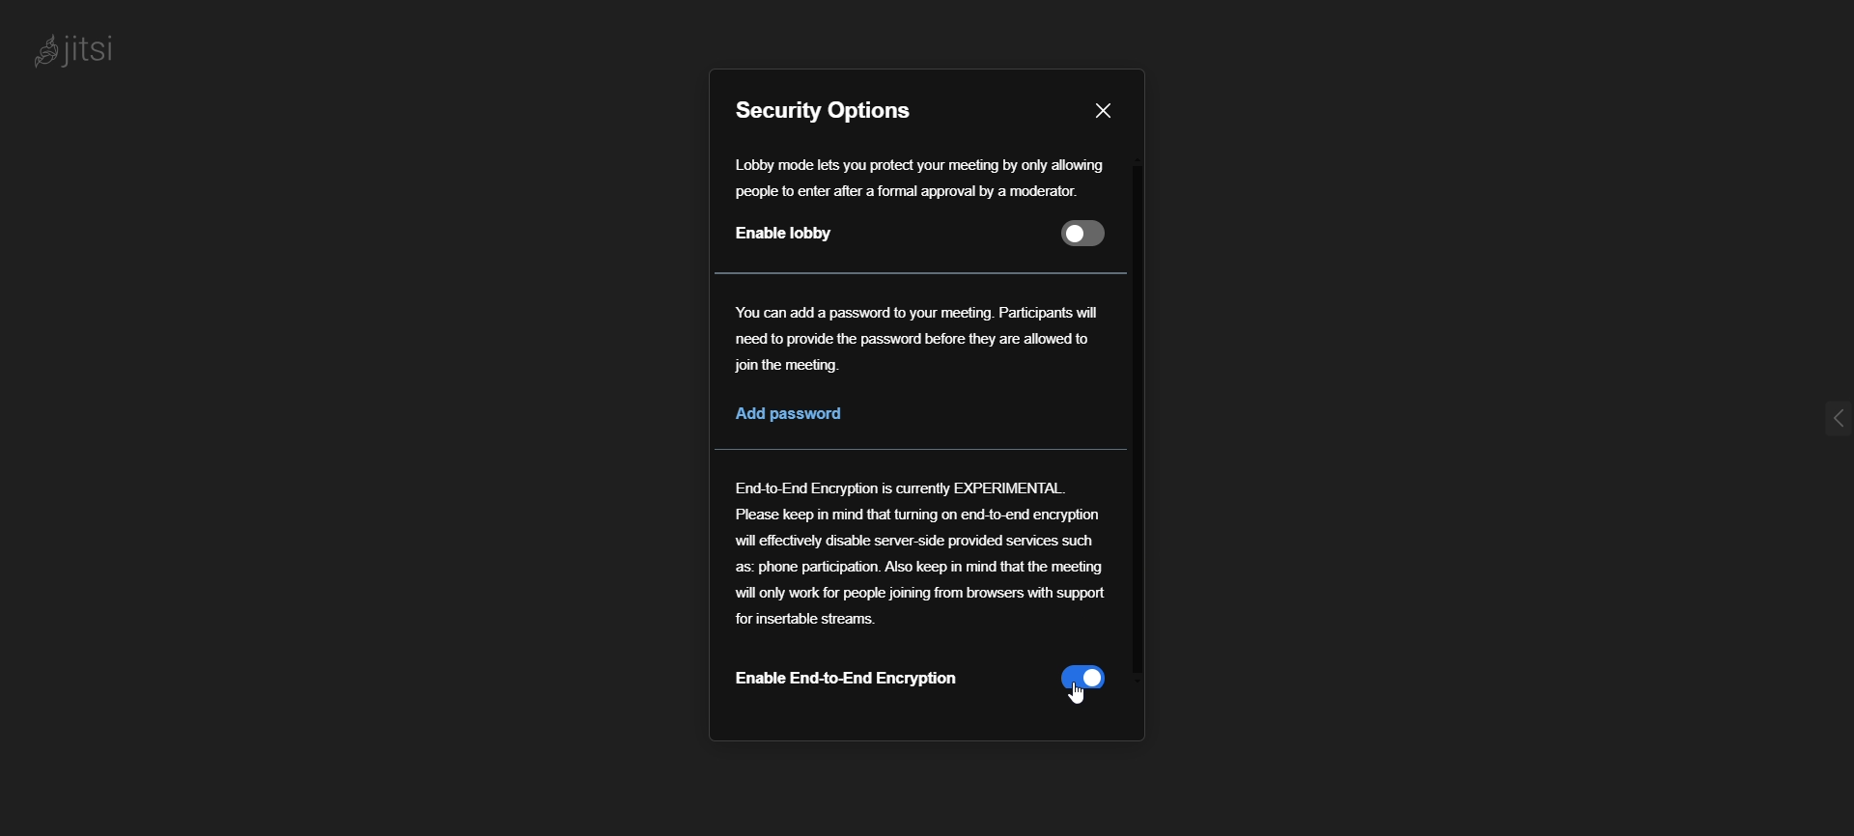 The width and height of the screenshot is (1854, 836). Describe the element at coordinates (1812, 425) in the screenshot. I see `expand` at that location.